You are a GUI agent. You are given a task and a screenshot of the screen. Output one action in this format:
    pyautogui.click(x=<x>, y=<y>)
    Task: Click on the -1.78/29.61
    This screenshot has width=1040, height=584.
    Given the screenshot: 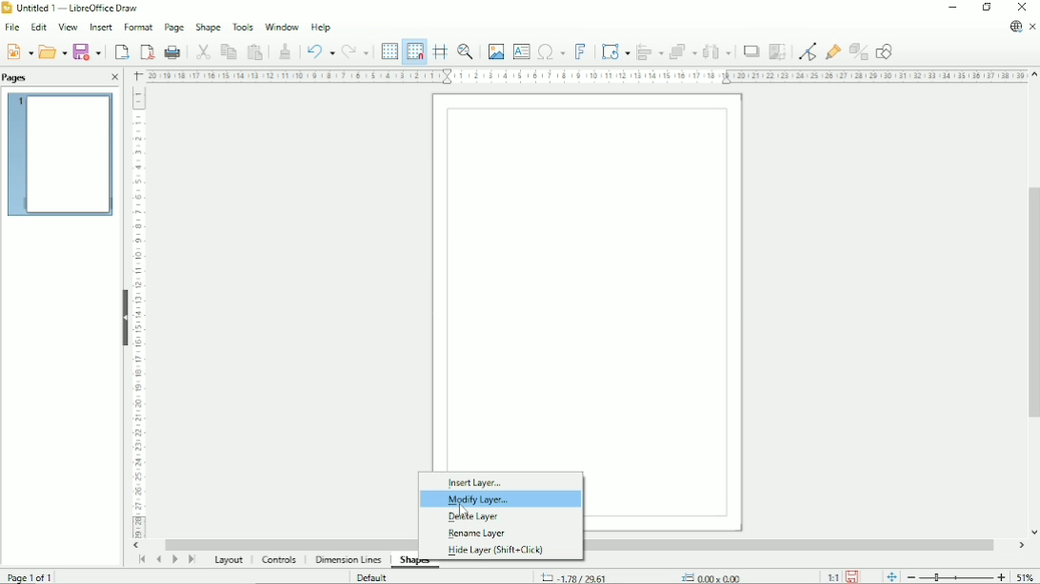 What is the action you would take?
    pyautogui.click(x=583, y=576)
    